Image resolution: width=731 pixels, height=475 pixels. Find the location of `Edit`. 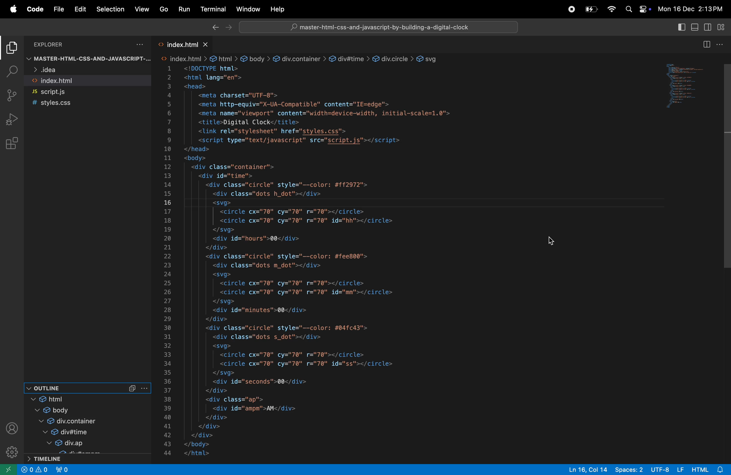

Edit is located at coordinates (80, 9).